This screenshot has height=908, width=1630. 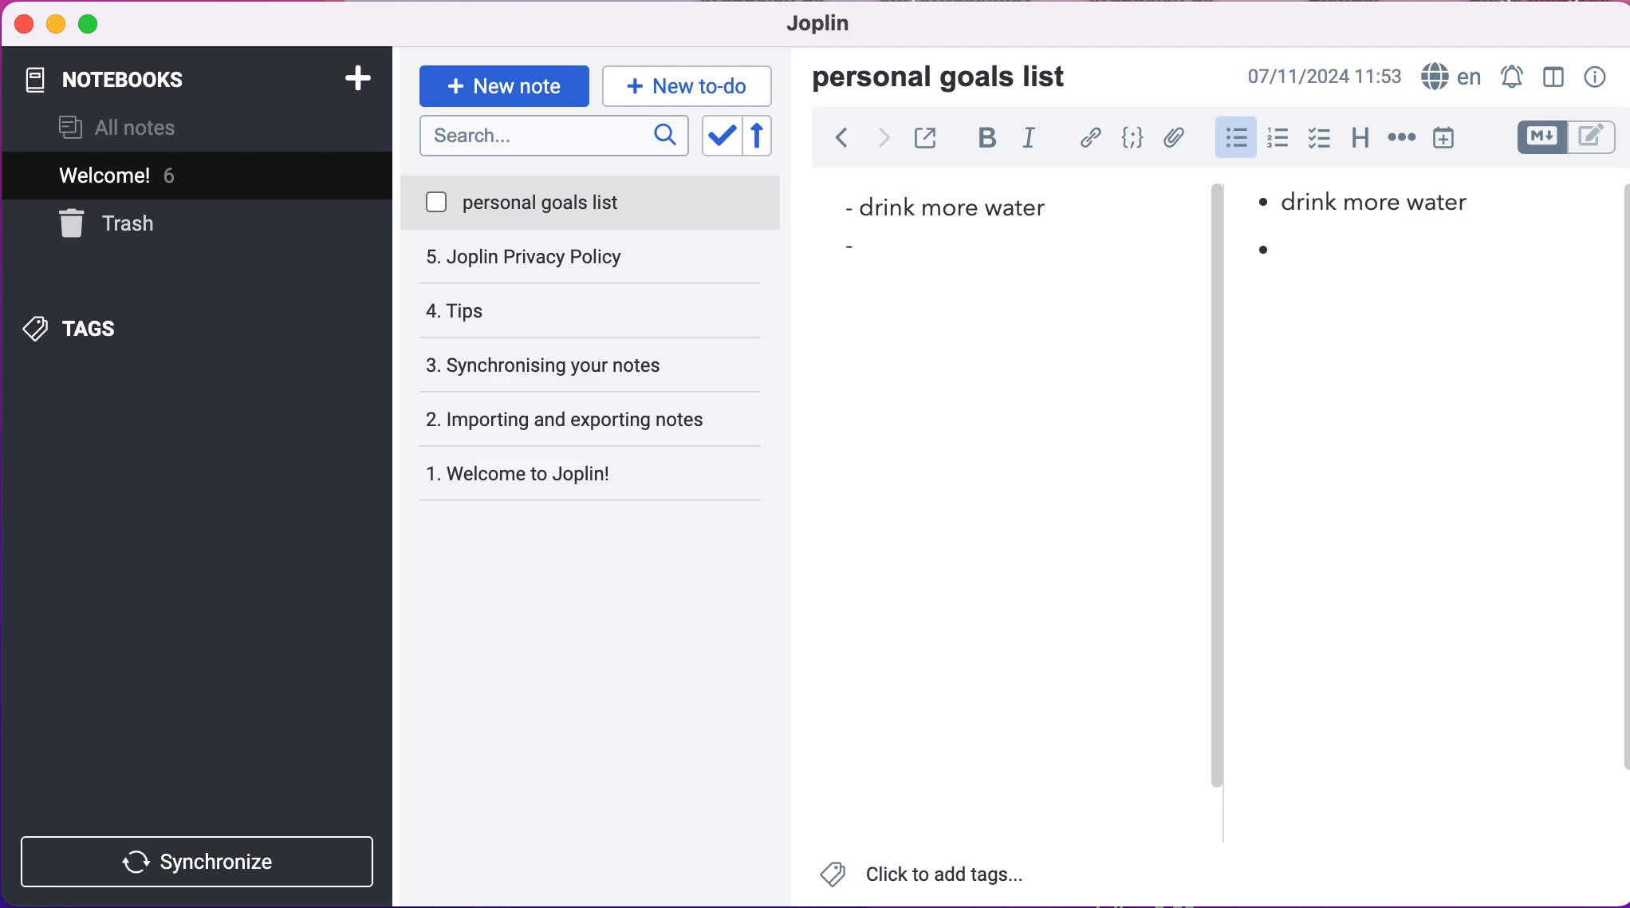 I want to click on Drink more water, so click(x=1376, y=199).